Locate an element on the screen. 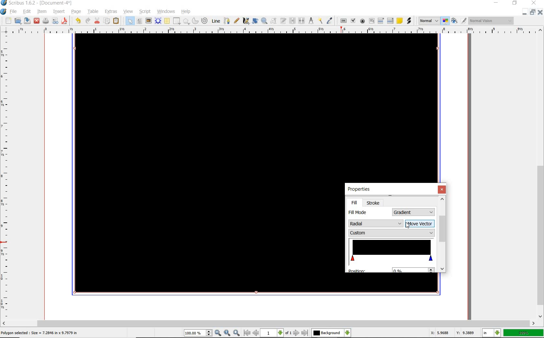  cut is located at coordinates (97, 20).